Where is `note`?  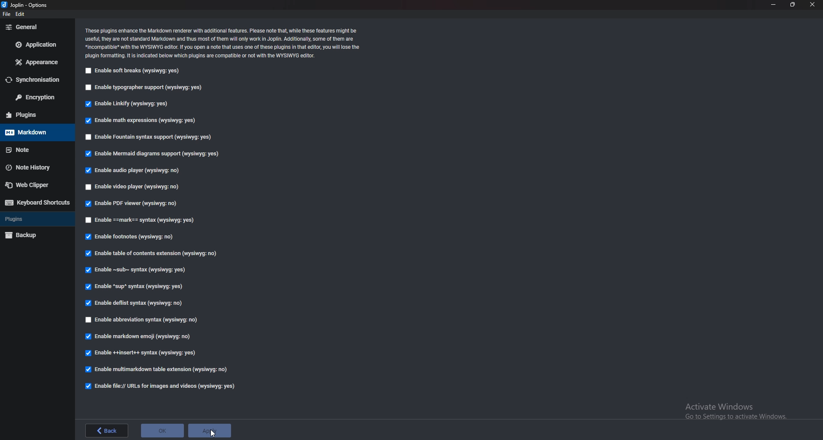 note is located at coordinates (32, 150).